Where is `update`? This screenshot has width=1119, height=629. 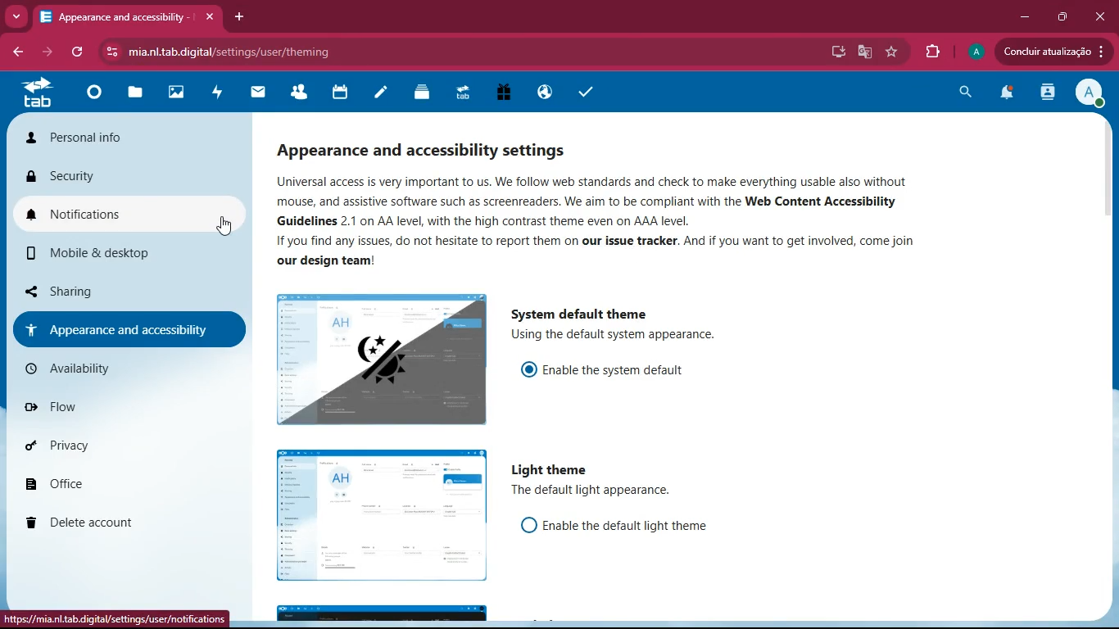 update is located at coordinates (1052, 52).